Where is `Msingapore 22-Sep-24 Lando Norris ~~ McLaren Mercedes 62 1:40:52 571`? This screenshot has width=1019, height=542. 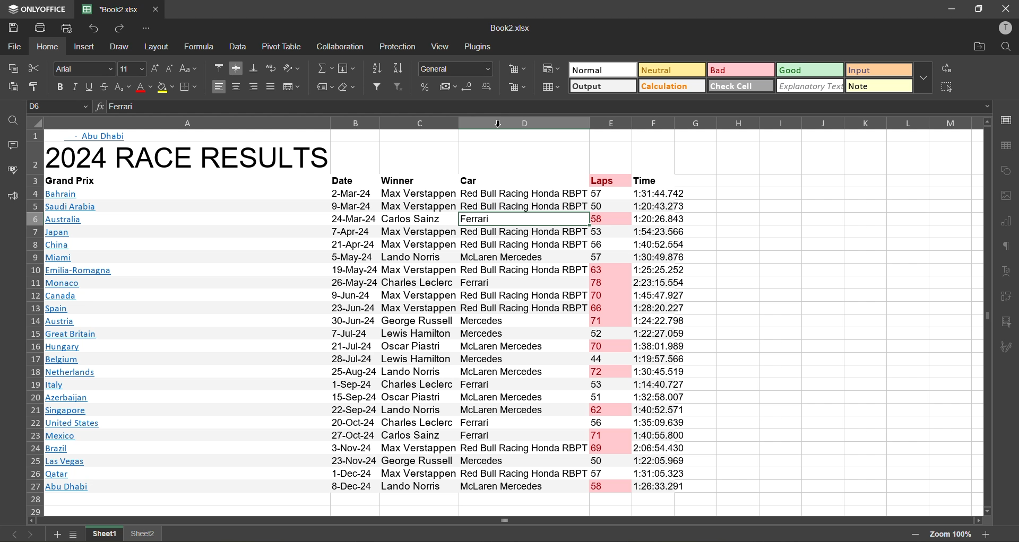
Msingapore 22-Sep-24 Lando Norris ~~ McLaren Mercedes 62 1:40:52 571 is located at coordinates (370, 409).